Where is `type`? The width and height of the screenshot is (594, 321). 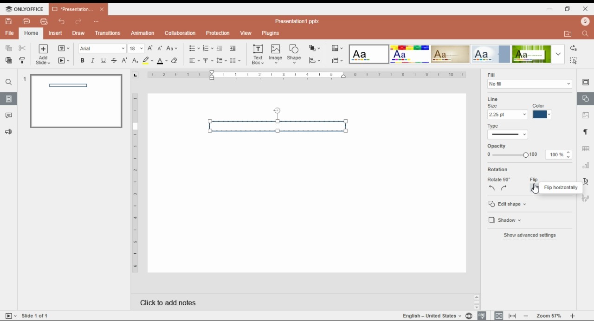 type is located at coordinates (494, 126).